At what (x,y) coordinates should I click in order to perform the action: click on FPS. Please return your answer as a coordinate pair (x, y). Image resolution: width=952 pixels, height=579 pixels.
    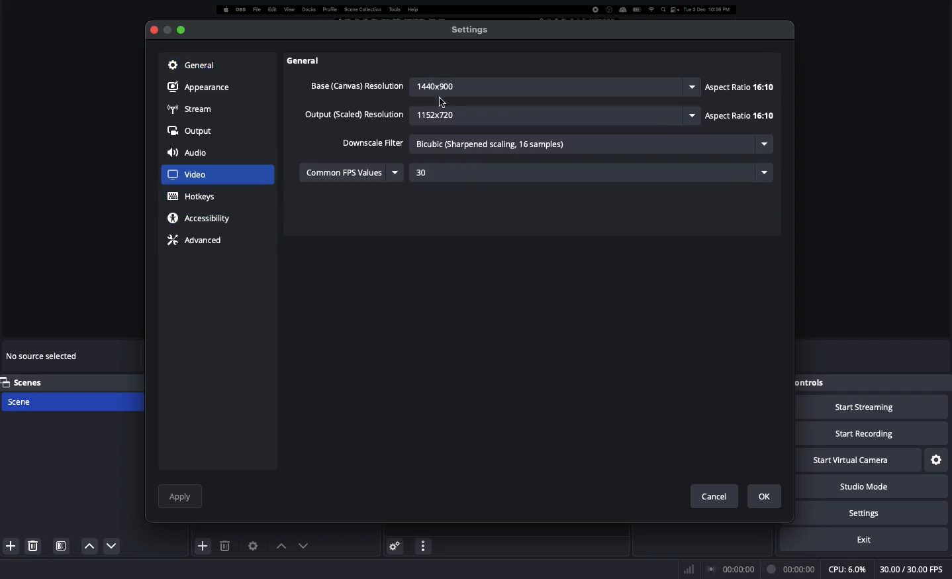
    Looking at the image, I should click on (914, 570).